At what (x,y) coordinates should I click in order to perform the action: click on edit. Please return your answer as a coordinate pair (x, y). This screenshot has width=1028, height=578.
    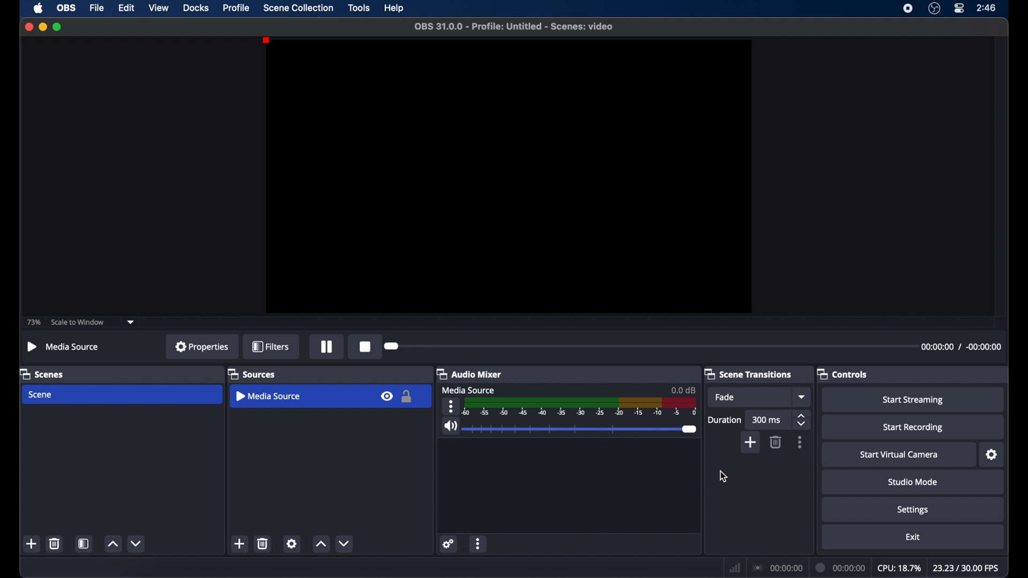
    Looking at the image, I should click on (126, 8).